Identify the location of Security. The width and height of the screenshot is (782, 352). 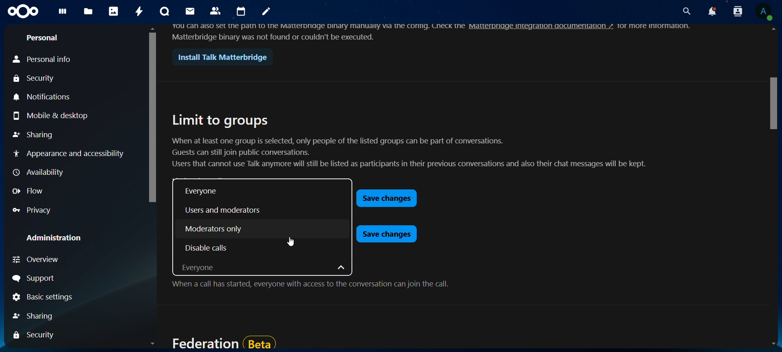
(36, 77).